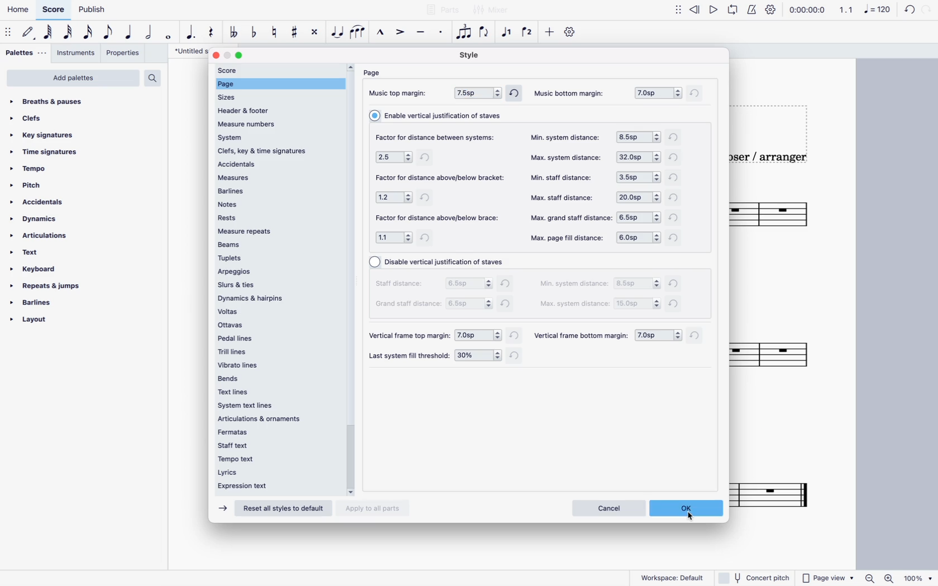 This screenshot has height=586, width=938. Describe the element at coordinates (8, 33) in the screenshot. I see `move` at that location.